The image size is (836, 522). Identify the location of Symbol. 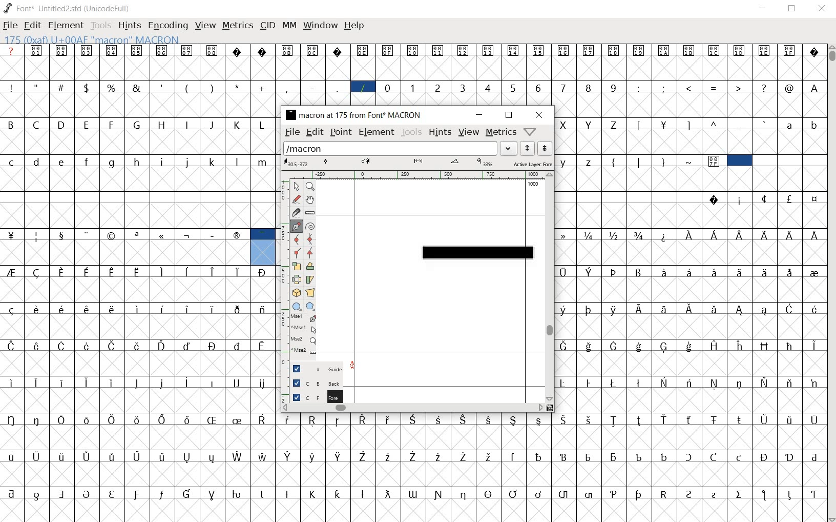
(691, 420).